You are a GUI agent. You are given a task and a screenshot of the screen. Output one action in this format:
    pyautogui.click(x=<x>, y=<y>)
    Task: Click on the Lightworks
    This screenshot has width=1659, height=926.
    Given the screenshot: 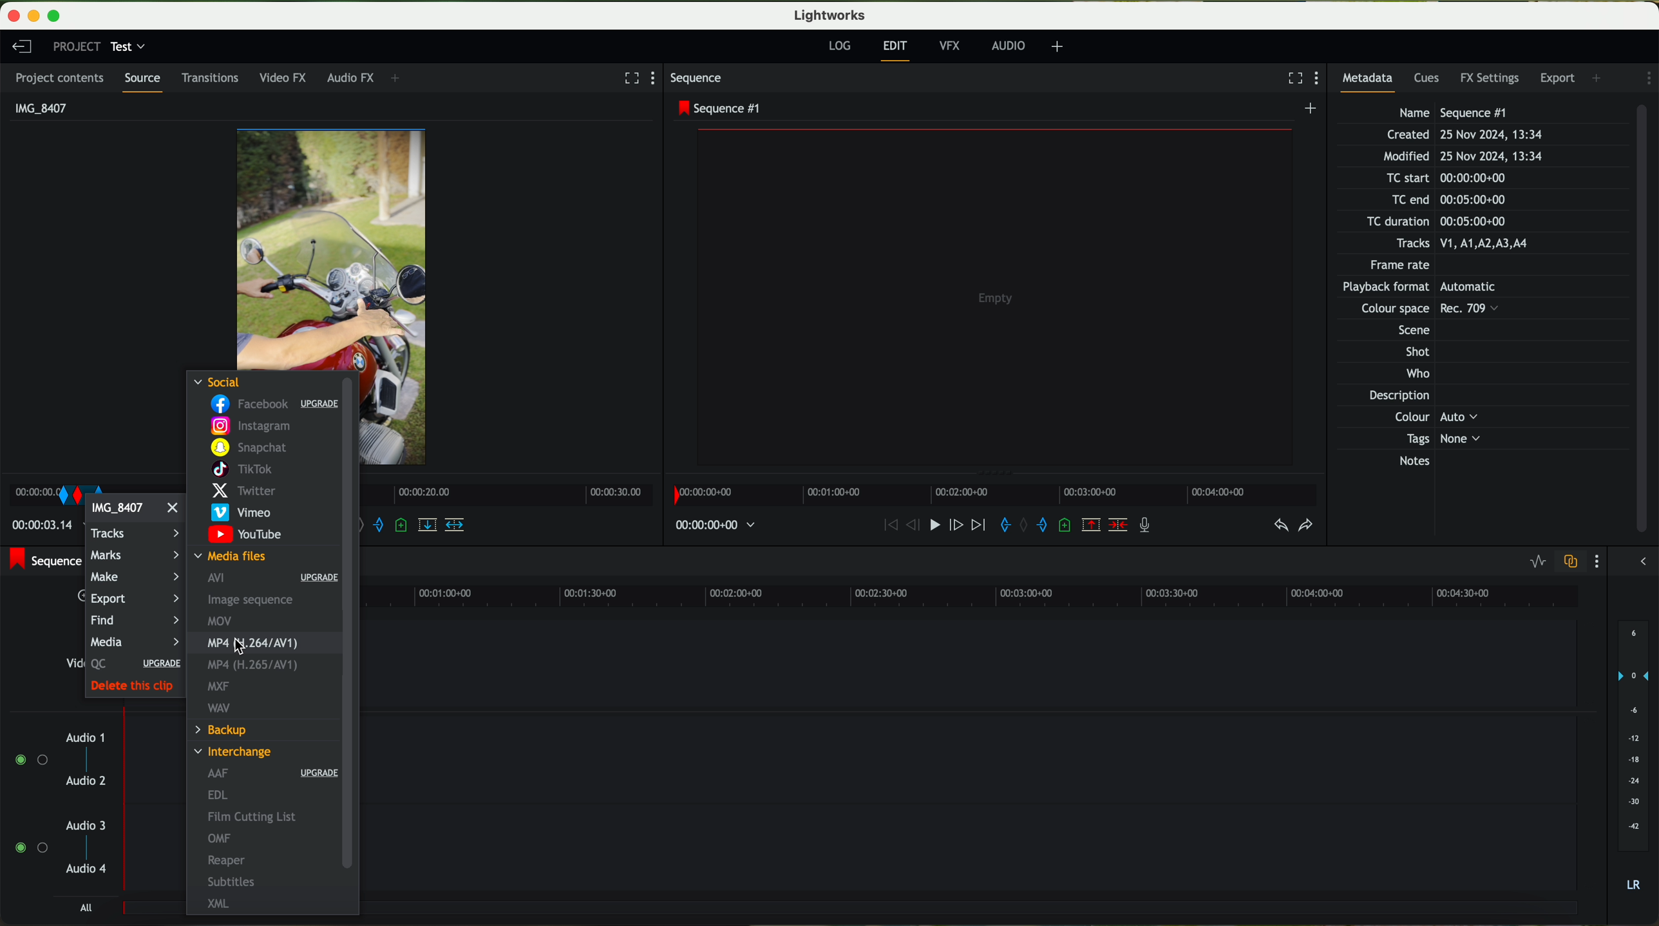 What is the action you would take?
    pyautogui.click(x=828, y=15)
    